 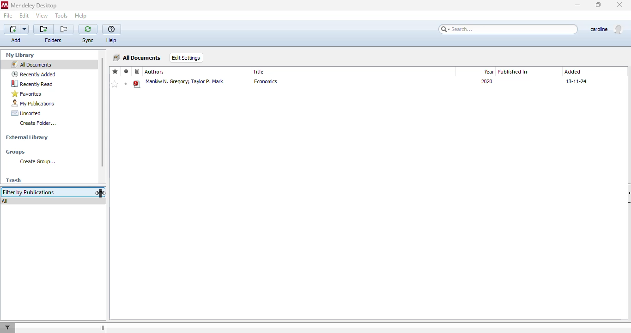 What do you see at coordinates (115, 71) in the screenshot?
I see `favorites` at bounding box center [115, 71].